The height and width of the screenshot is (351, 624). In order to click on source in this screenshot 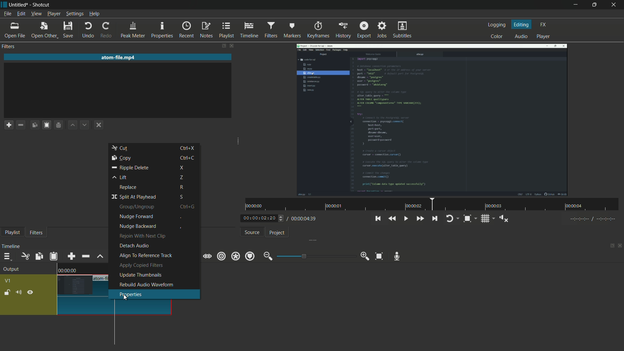, I will do `click(253, 233)`.